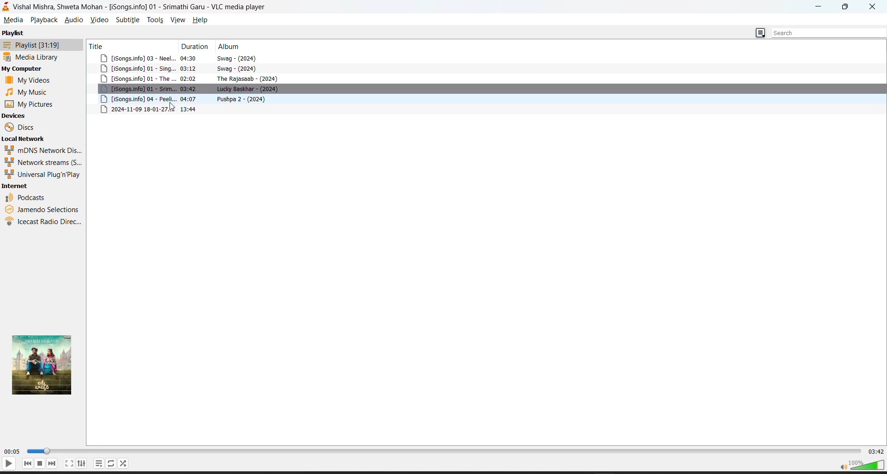 Image resolution: width=887 pixels, height=474 pixels. I want to click on title, so click(96, 45).